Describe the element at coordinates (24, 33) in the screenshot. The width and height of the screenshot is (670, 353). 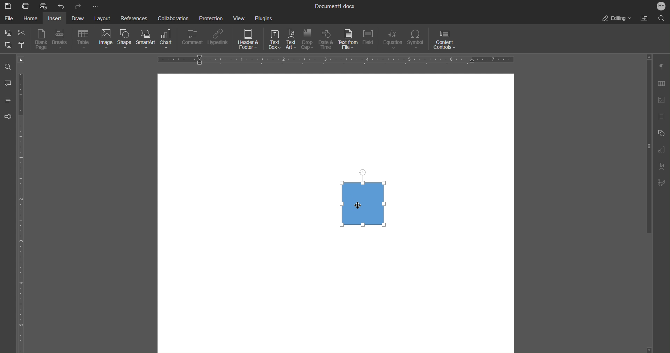
I see `Cut` at that location.